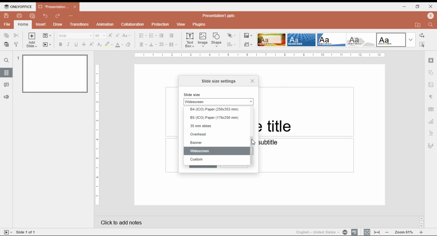 The height and width of the screenshot is (236, 437). What do you see at coordinates (216, 151) in the screenshot?
I see `Widescreen` at bounding box center [216, 151].